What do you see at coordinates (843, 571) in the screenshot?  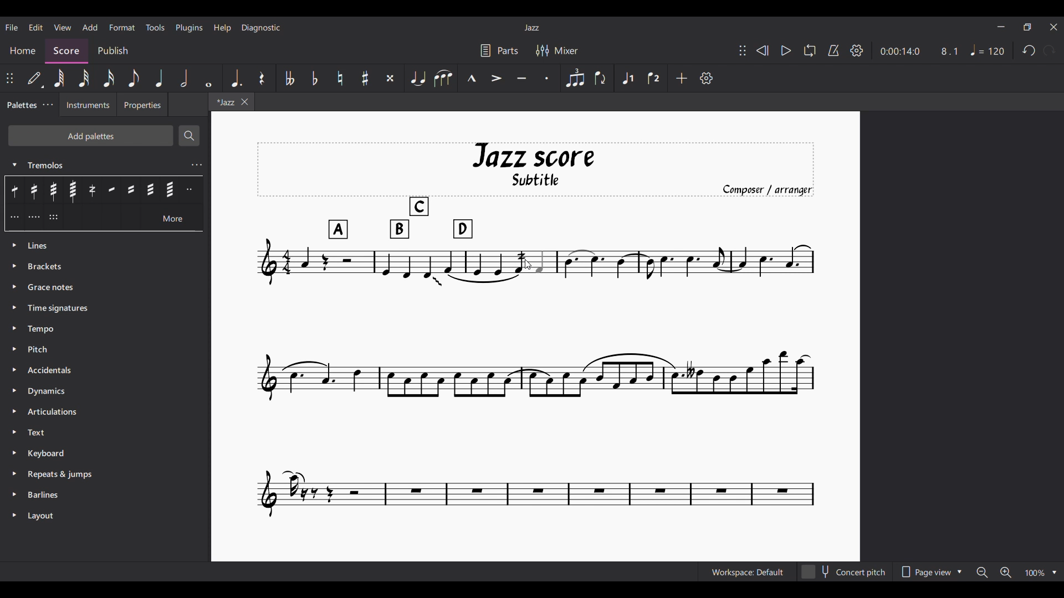 I see `Concert pitch` at bounding box center [843, 571].